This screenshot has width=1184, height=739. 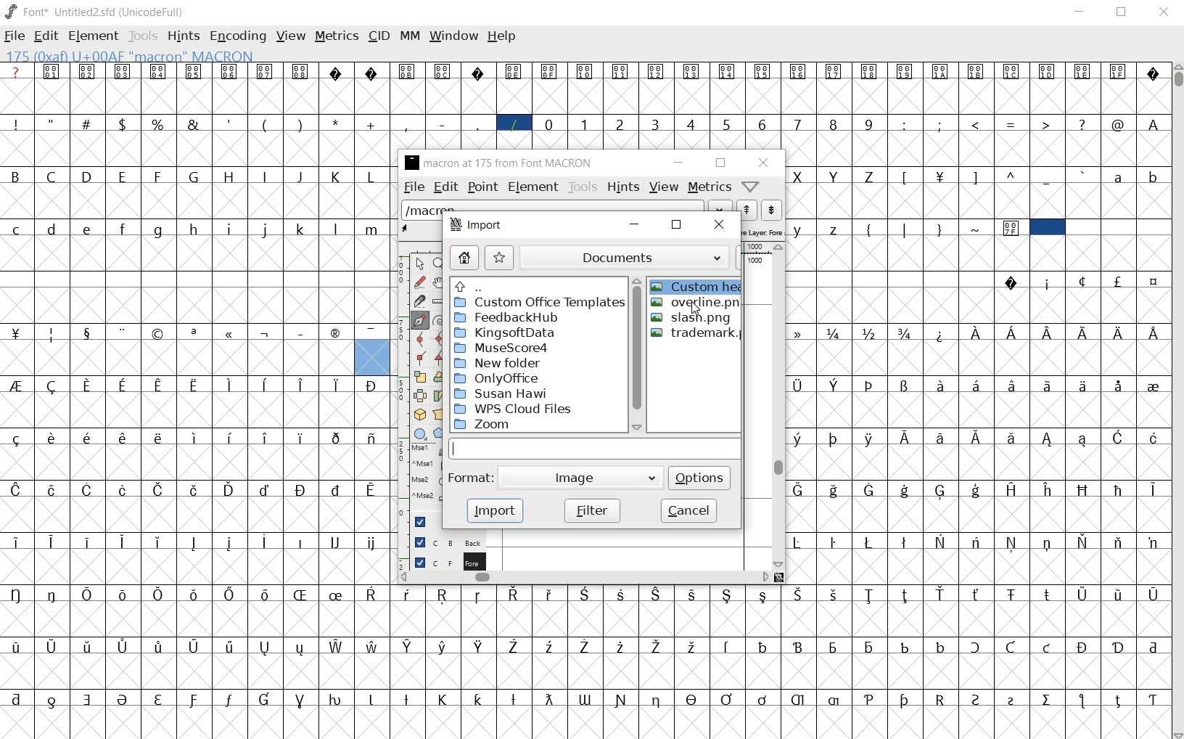 What do you see at coordinates (184, 37) in the screenshot?
I see `hints` at bounding box center [184, 37].